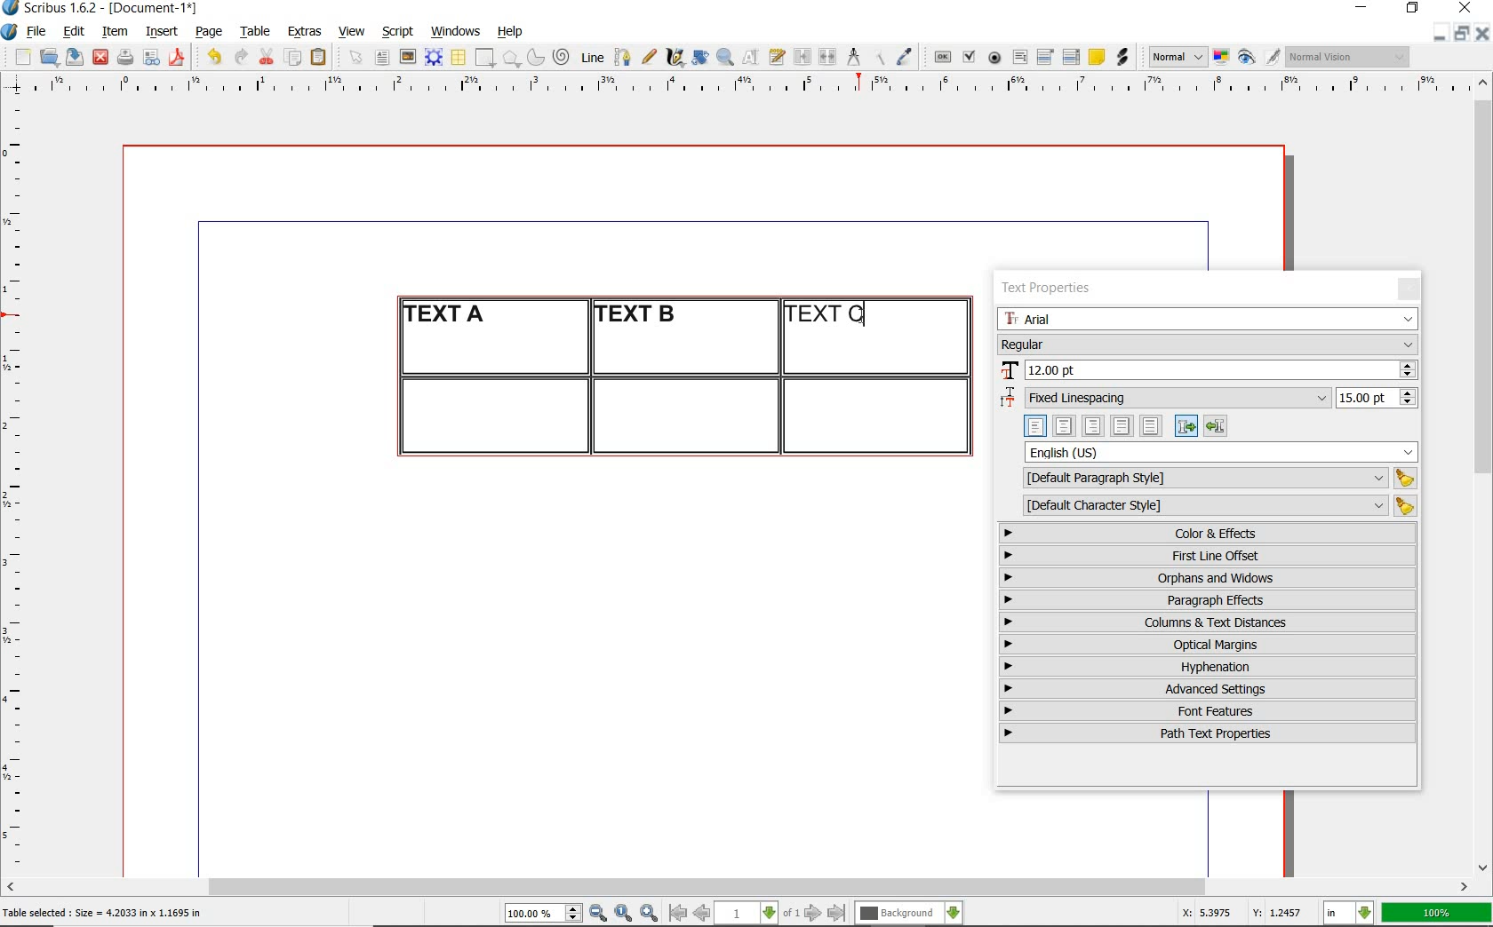 The width and height of the screenshot is (1493, 927). What do you see at coordinates (1210, 533) in the screenshot?
I see `color & effects` at bounding box center [1210, 533].